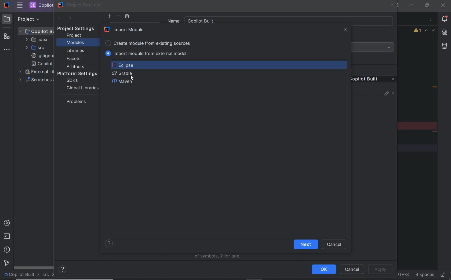  Describe the element at coordinates (412, 5) in the screenshot. I see `minimize` at that location.